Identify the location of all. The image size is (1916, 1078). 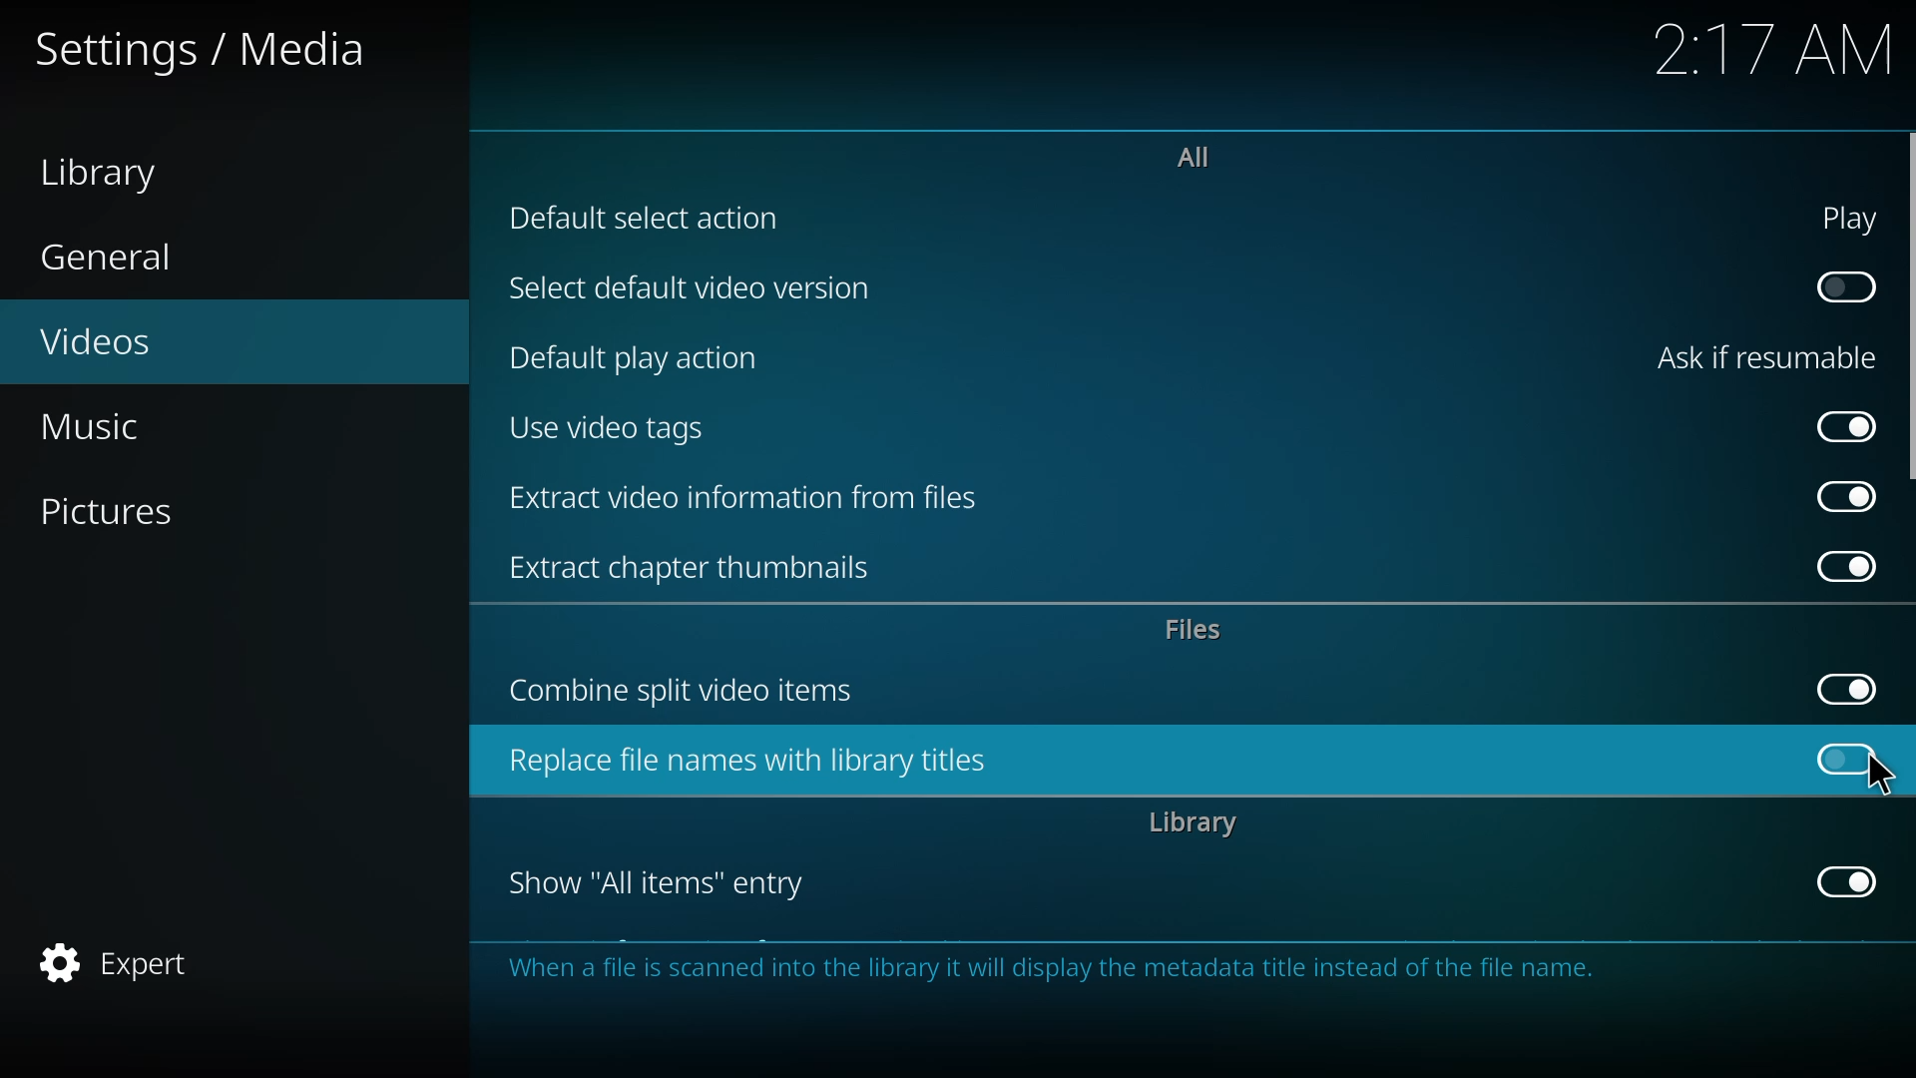
(1194, 155).